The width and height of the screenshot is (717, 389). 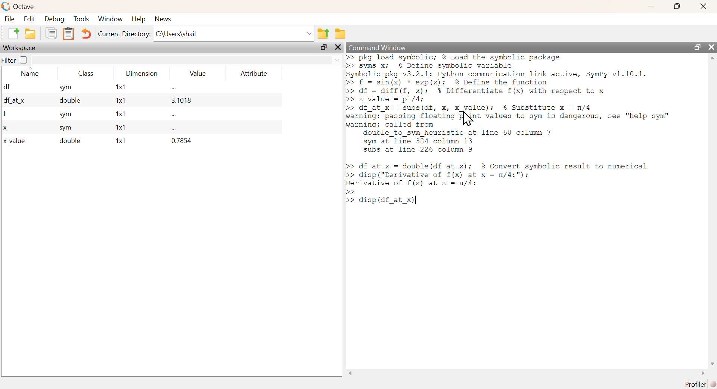 What do you see at coordinates (84, 73) in the screenshot?
I see `Class` at bounding box center [84, 73].